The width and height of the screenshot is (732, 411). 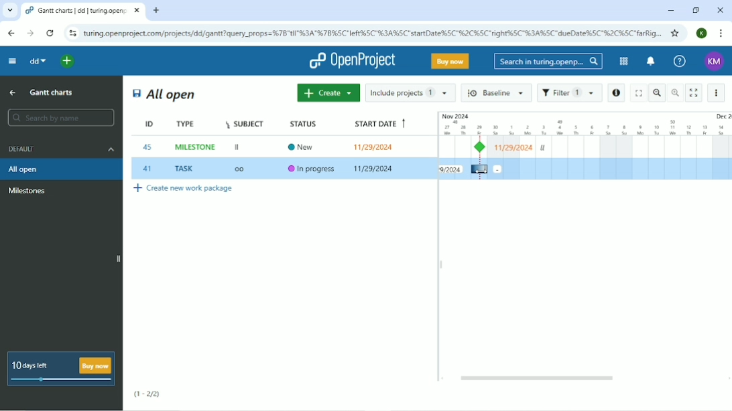 What do you see at coordinates (60, 149) in the screenshot?
I see `Default` at bounding box center [60, 149].